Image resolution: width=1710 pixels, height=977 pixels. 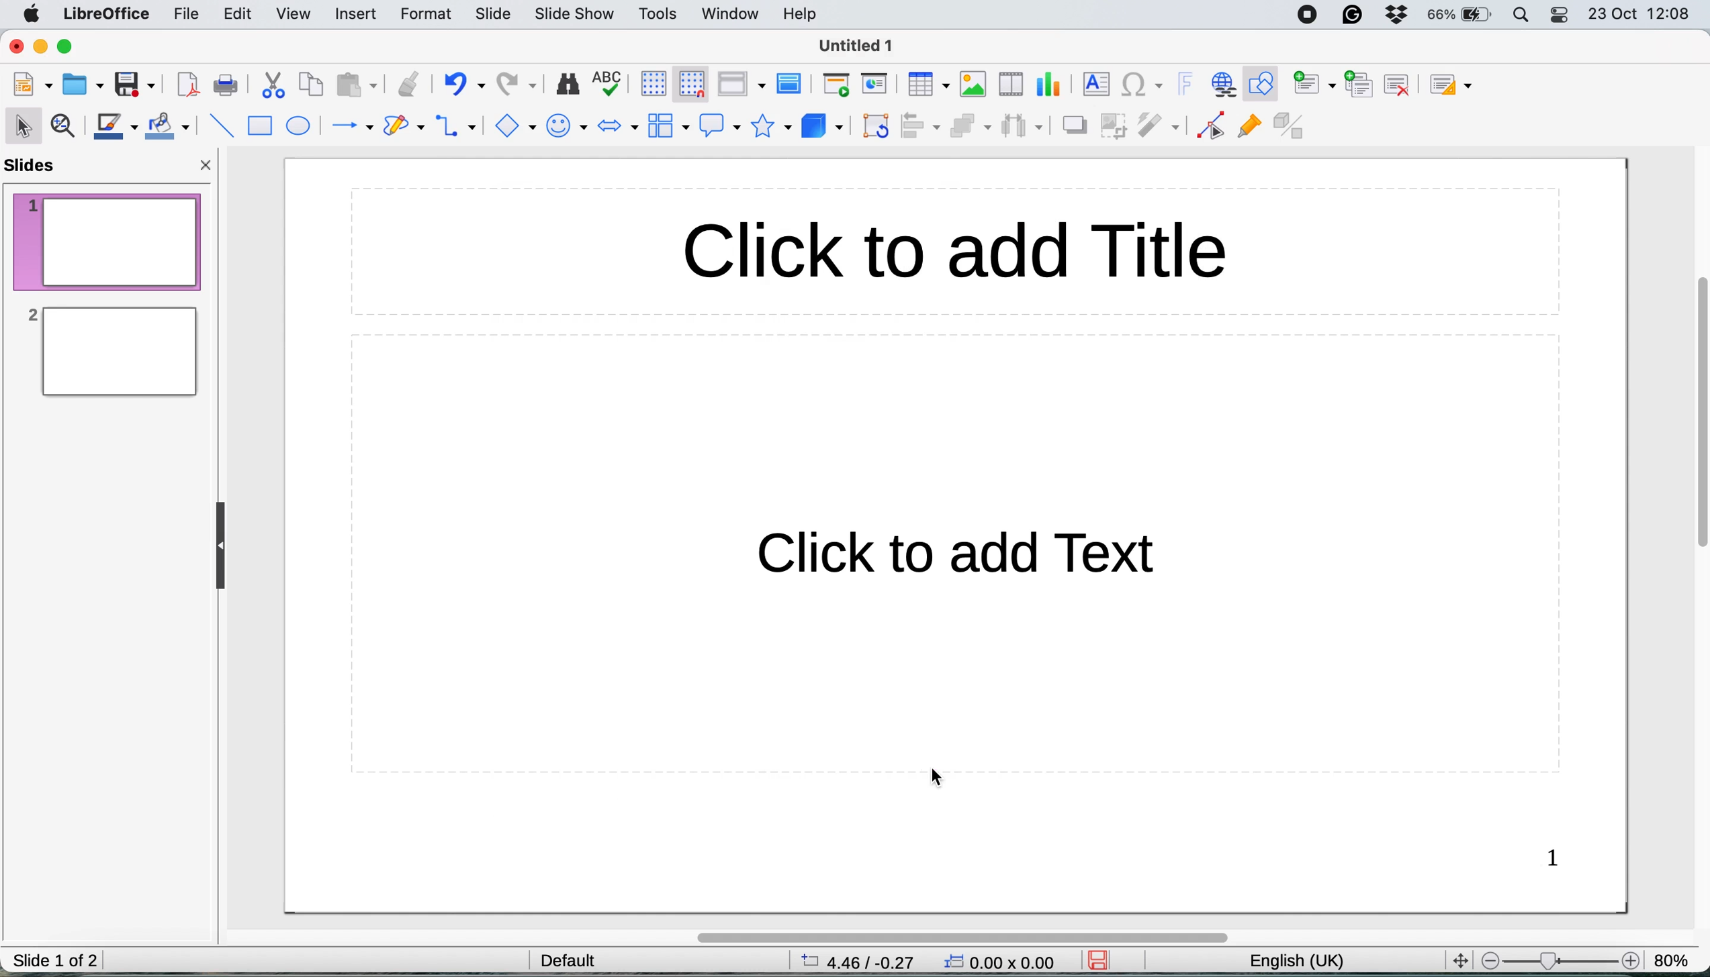 I want to click on arrange, so click(x=969, y=128).